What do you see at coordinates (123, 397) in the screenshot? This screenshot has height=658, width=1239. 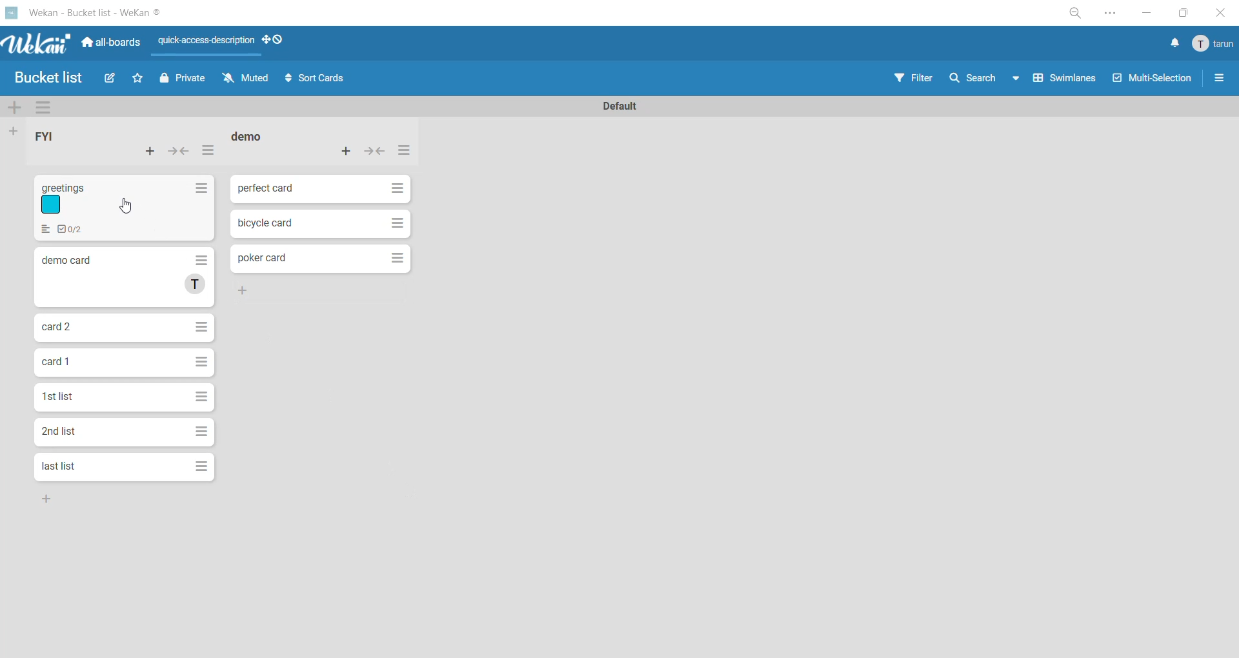 I see `1st list` at bounding box center [123, 397].